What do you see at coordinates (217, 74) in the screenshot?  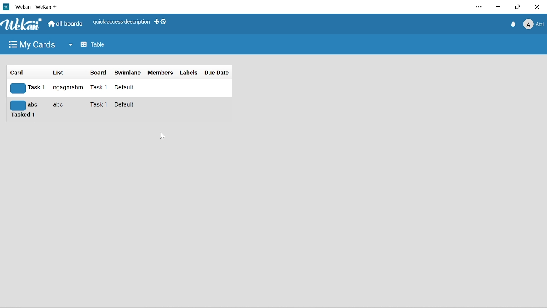 I see `Due date` at bounding box center [217, 74].